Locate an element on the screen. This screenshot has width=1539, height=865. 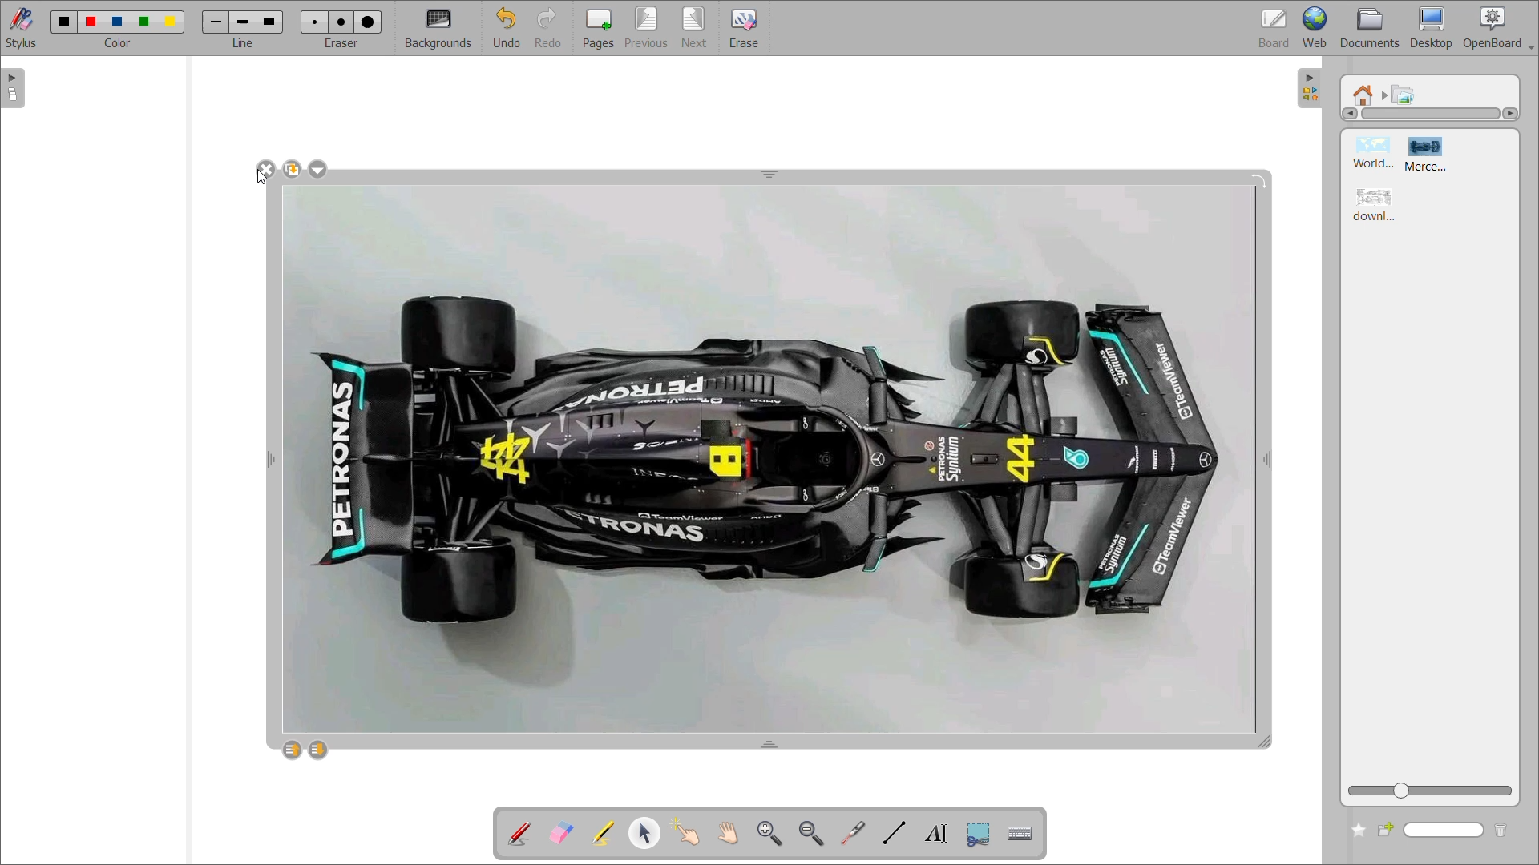
delete image is located at coordinates (265, 169).